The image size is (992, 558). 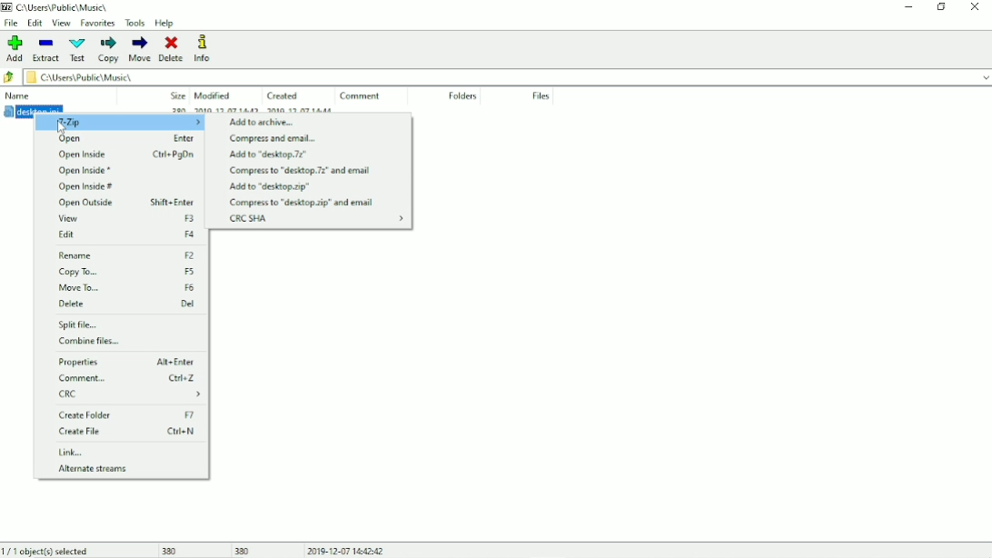 I want to click on Extract, so click(x=45, y=50).